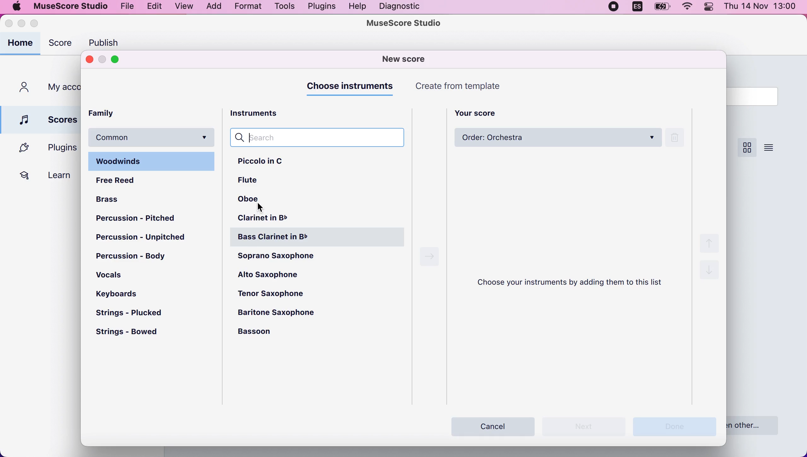 The width and height of the screenshot is (807, 457). What do you see at coordinates (662, 9) in the screenshot?
I see `battery` at bounding box center [662, 9].